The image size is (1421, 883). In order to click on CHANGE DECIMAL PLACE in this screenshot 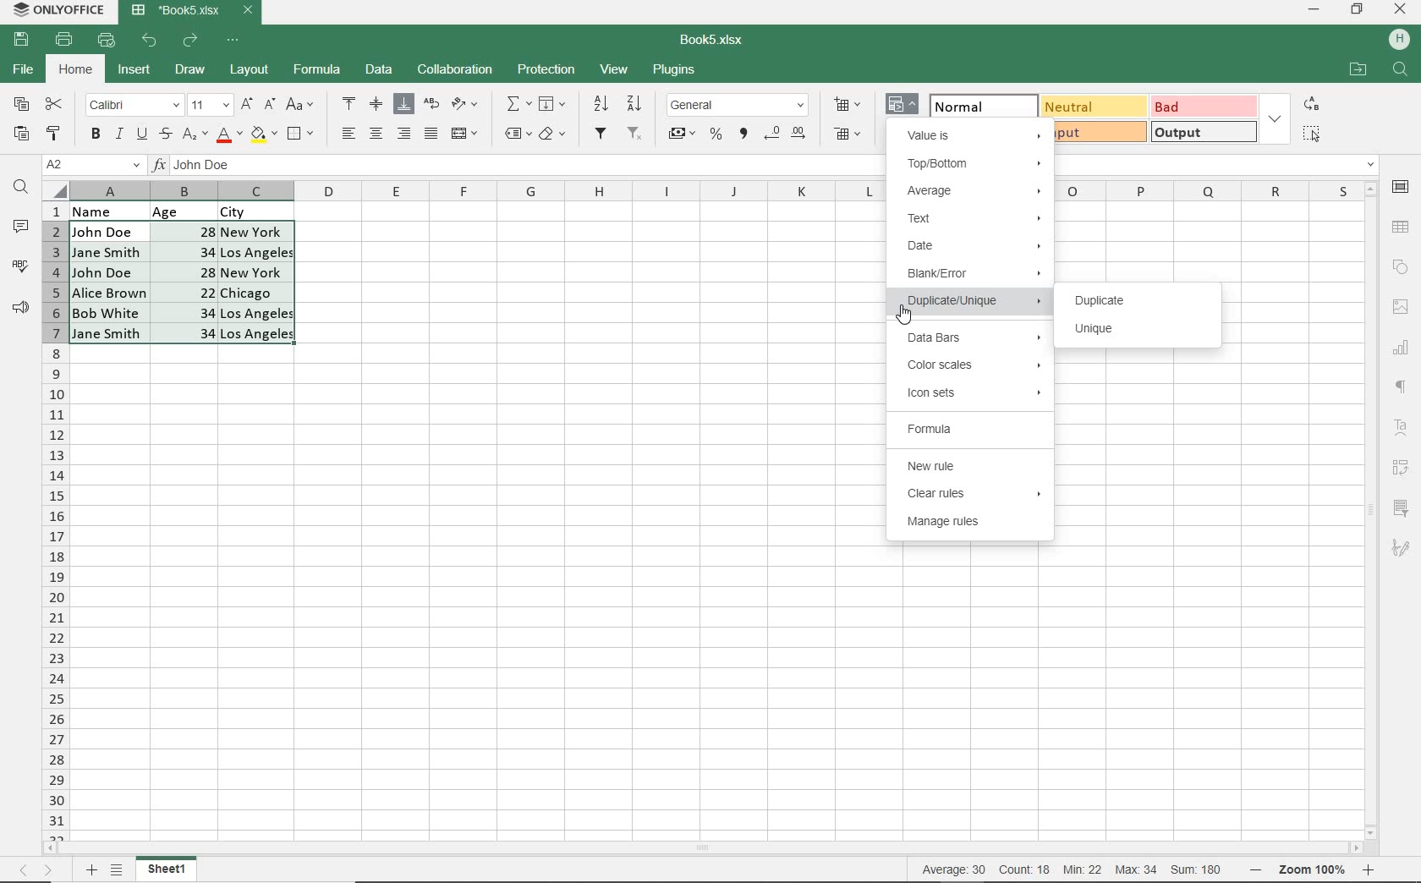, I will do `click(784, 134)`.